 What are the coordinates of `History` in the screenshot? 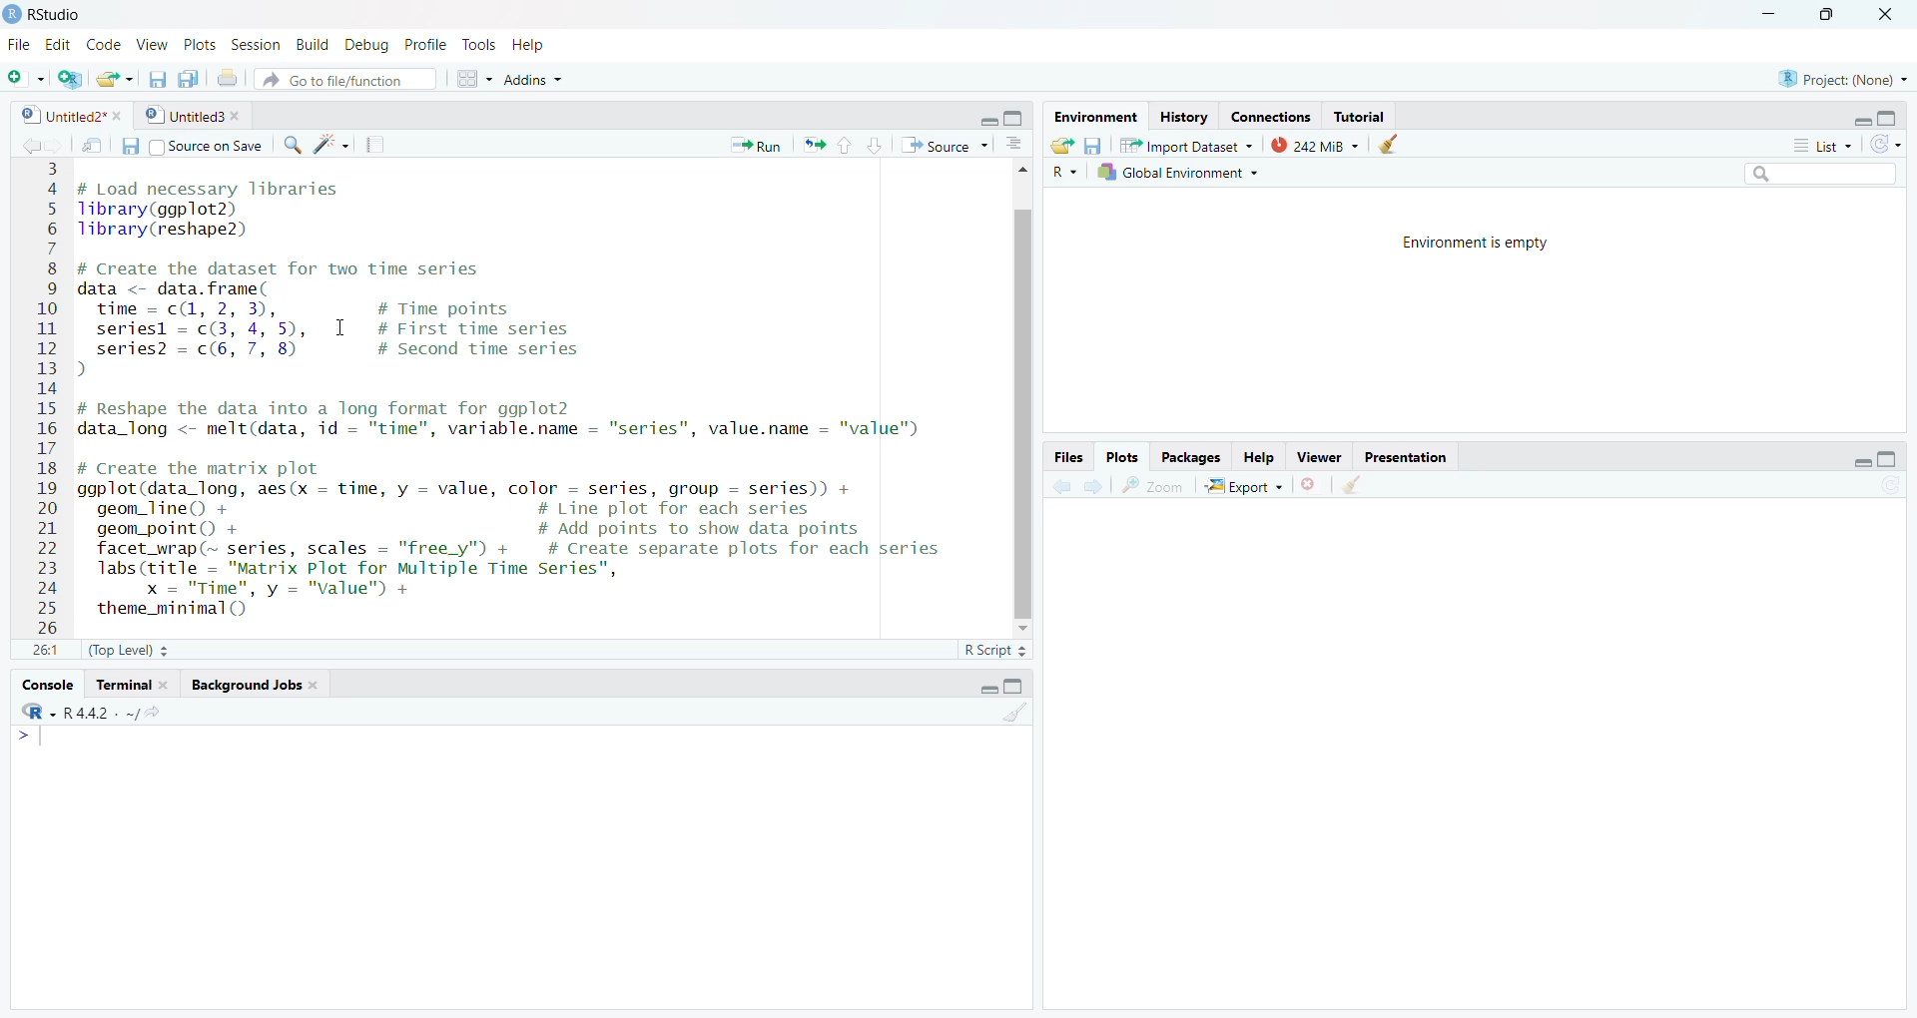 It's located at (1183, 118).